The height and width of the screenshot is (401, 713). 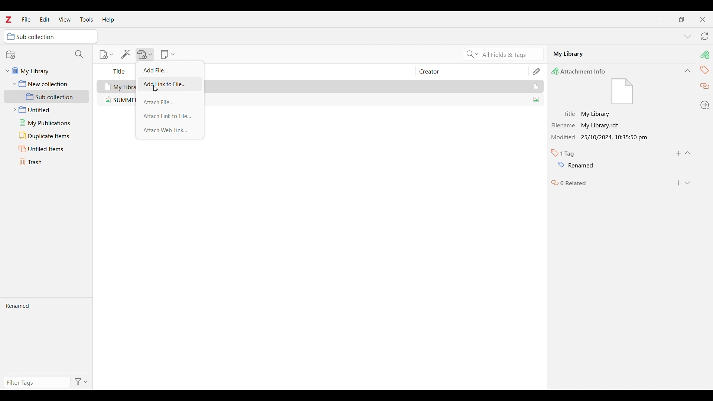 I want to click on Add, so click(x=678, y=183).